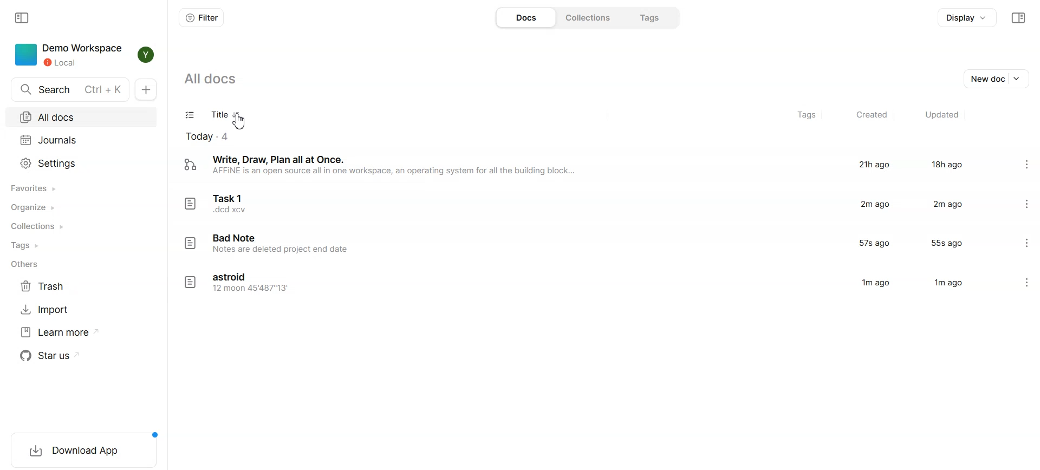 The image size is (1040, 470). Describe the element at coordinates (984, 79) in the screenshot. I see `New doc` at that location.